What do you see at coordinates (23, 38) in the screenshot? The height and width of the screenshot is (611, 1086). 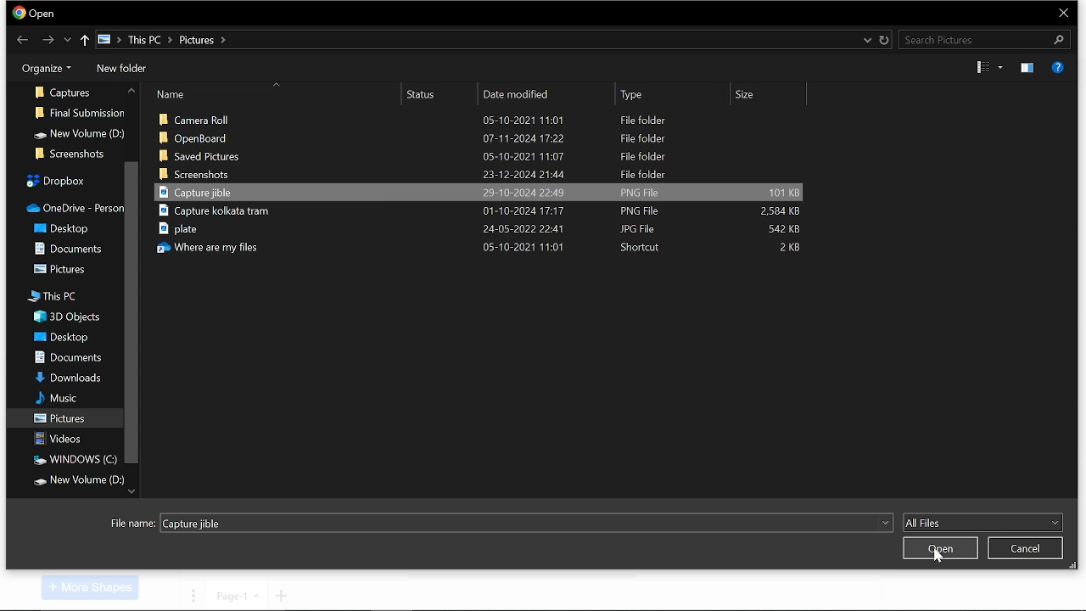 I see `previous` at bounding box center [23, 38].